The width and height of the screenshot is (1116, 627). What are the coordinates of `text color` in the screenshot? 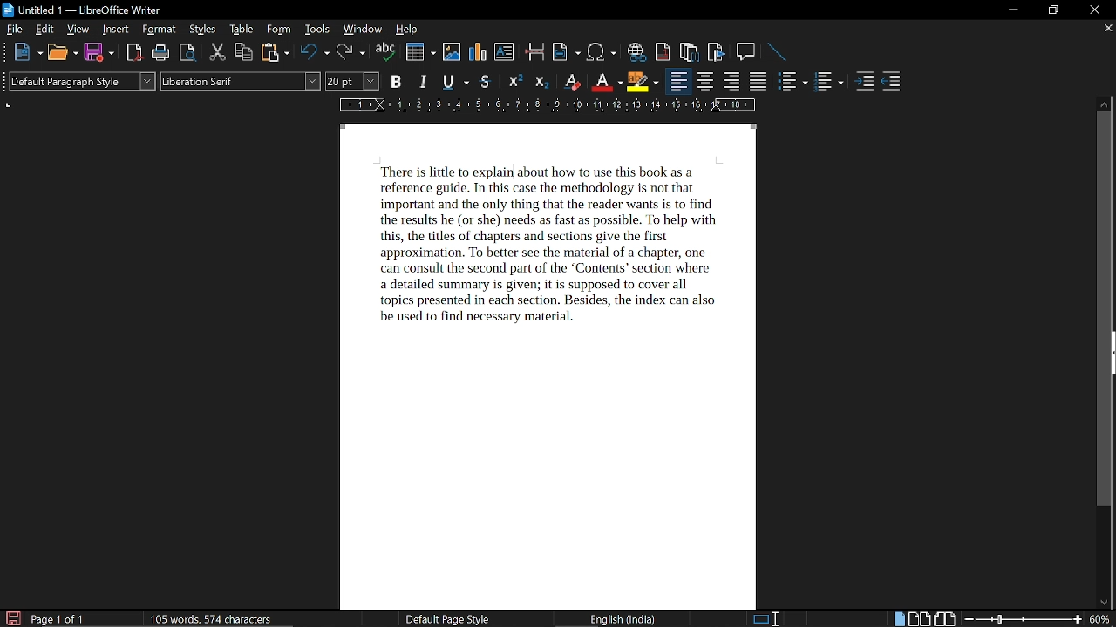 It's located at (607, 83).